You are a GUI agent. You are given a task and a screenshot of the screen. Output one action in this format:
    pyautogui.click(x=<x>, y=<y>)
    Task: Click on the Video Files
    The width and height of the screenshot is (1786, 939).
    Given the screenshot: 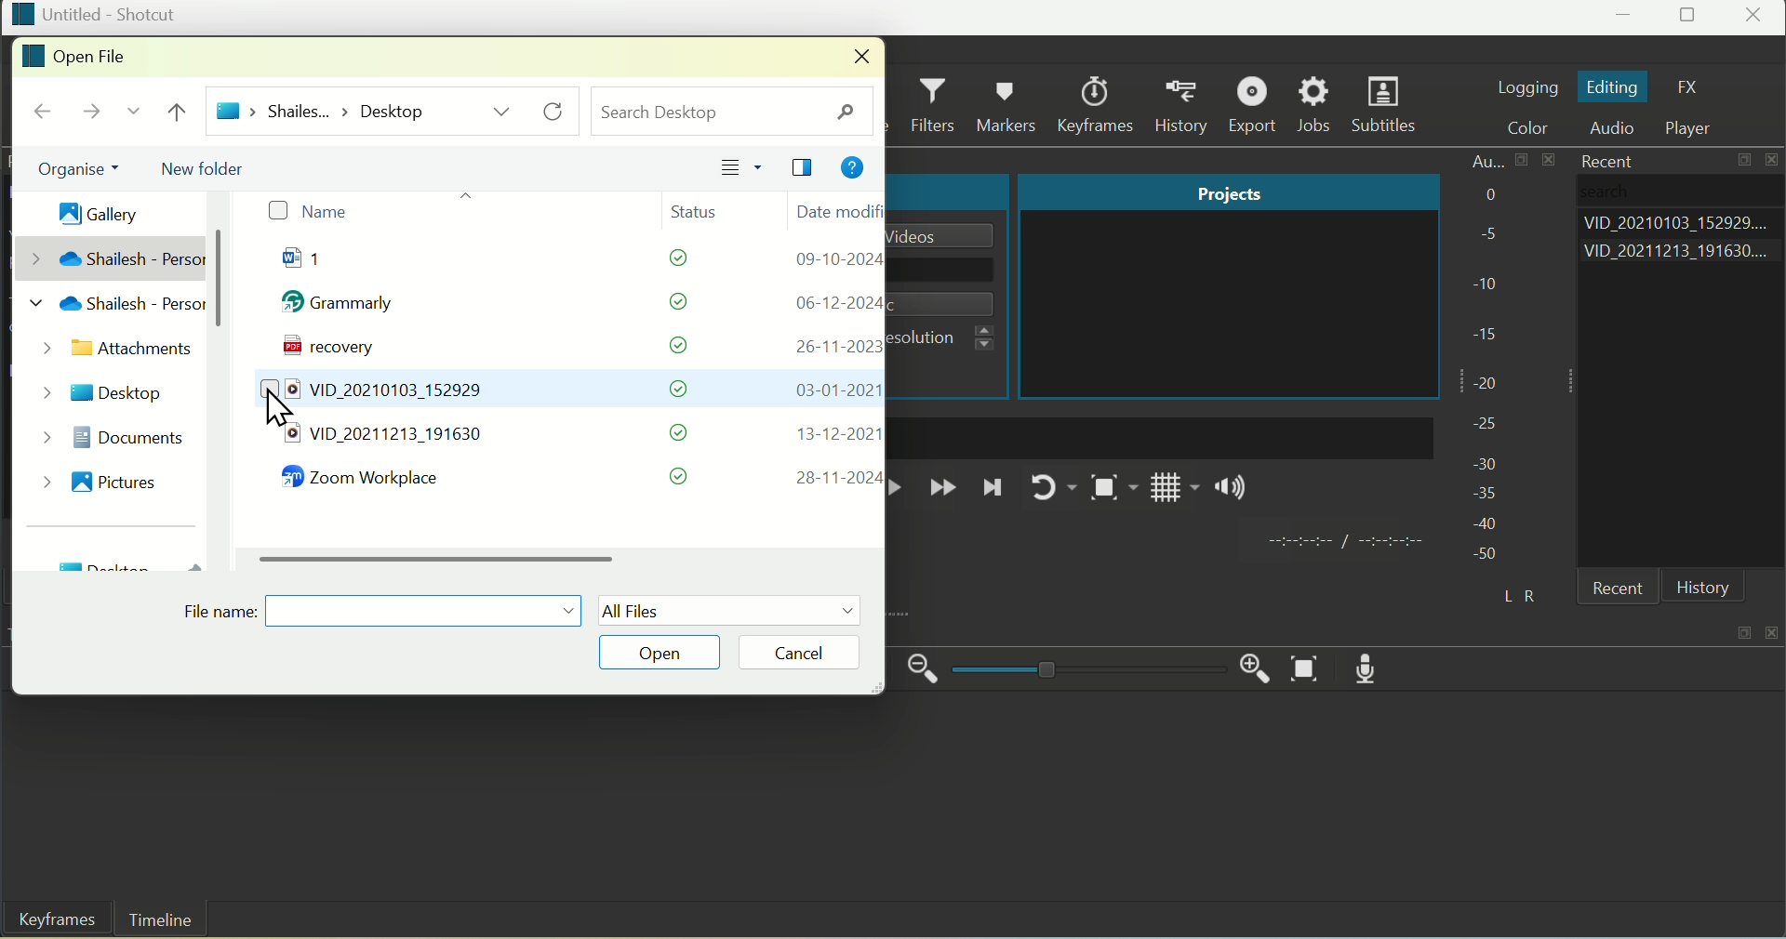 What is the action you would take?
    pyautogui.click(x=378, y=411)
    